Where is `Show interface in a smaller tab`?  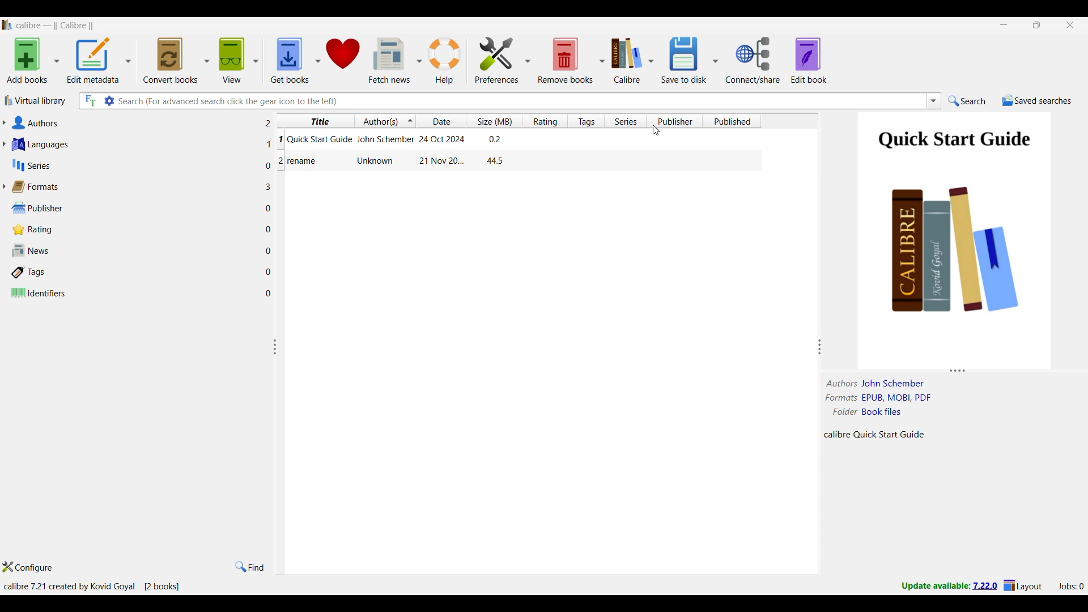
Show interface in a smaller tab is located at coordinates (1038, 25).